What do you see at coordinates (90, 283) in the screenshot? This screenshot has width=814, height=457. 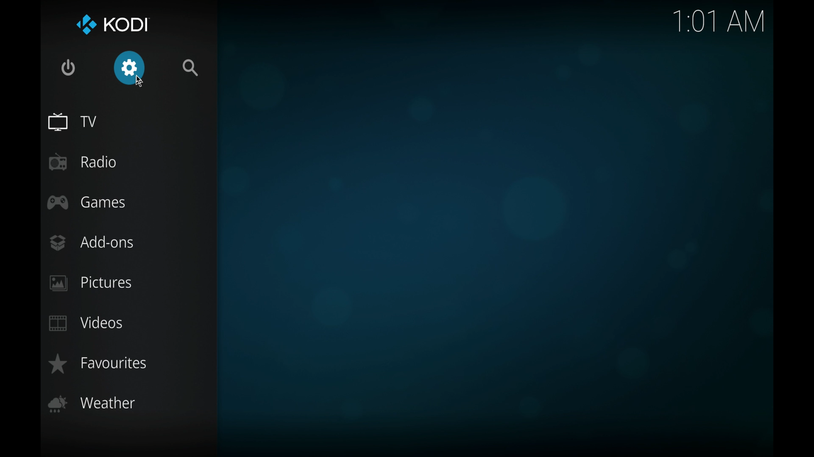 I see `pictures` at bounding box center [90, 283].